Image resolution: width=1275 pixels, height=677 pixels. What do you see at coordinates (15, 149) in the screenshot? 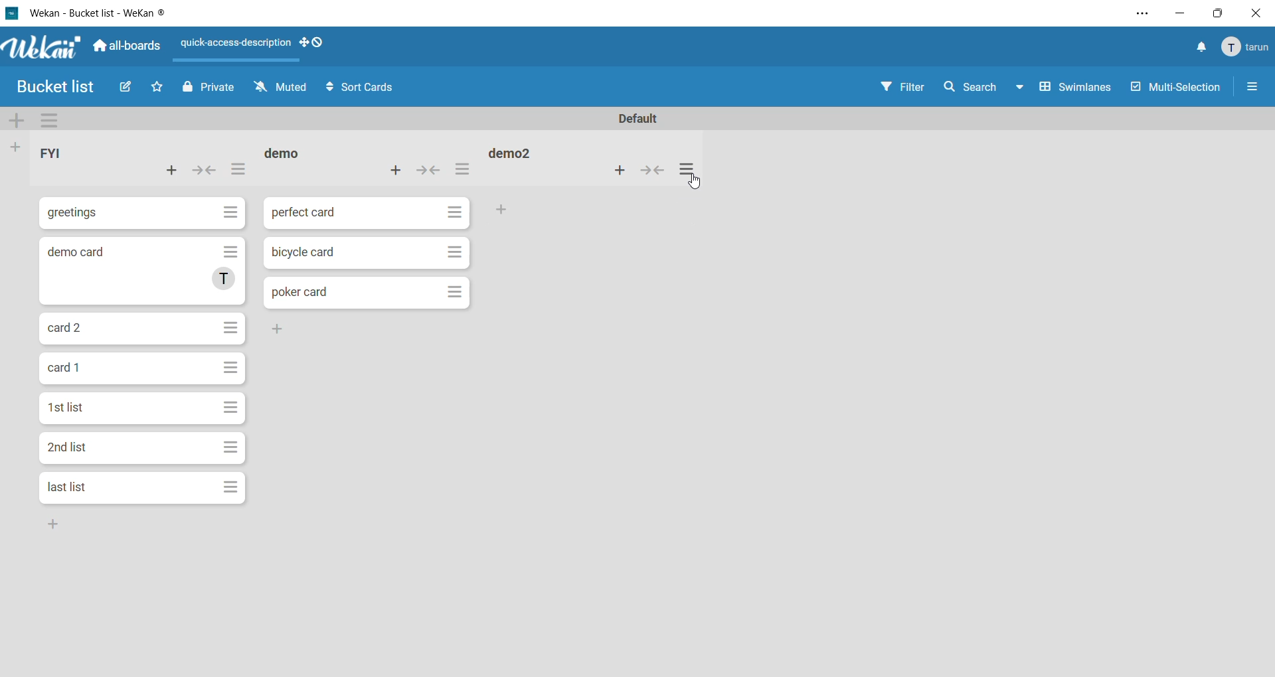
I see `add list` at bounding box center [15, 149].